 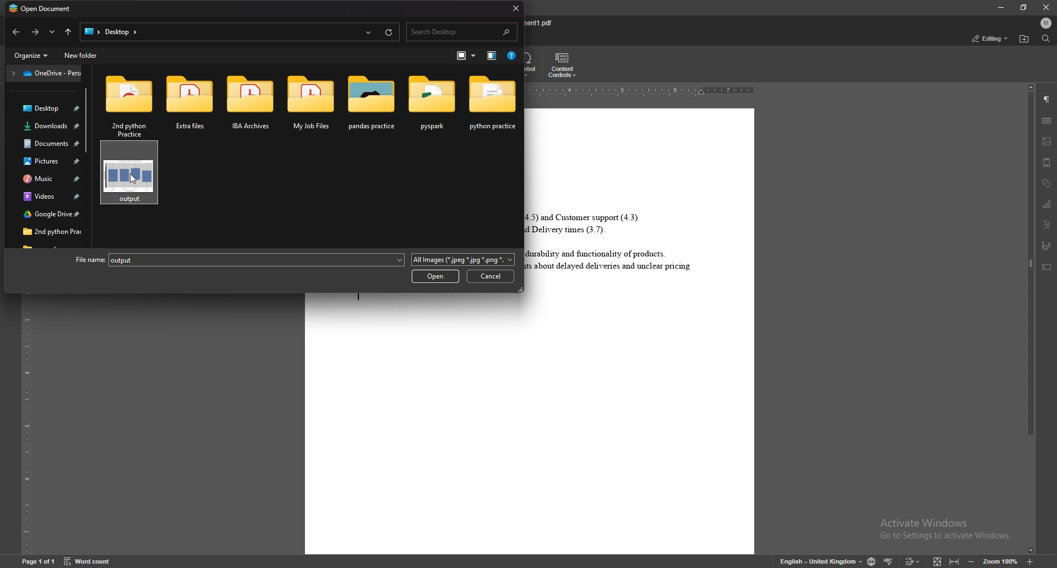 What do you see at coordinates (565, 65) in the screenshot?
I see `content controls` at bounding box center [565, 65].